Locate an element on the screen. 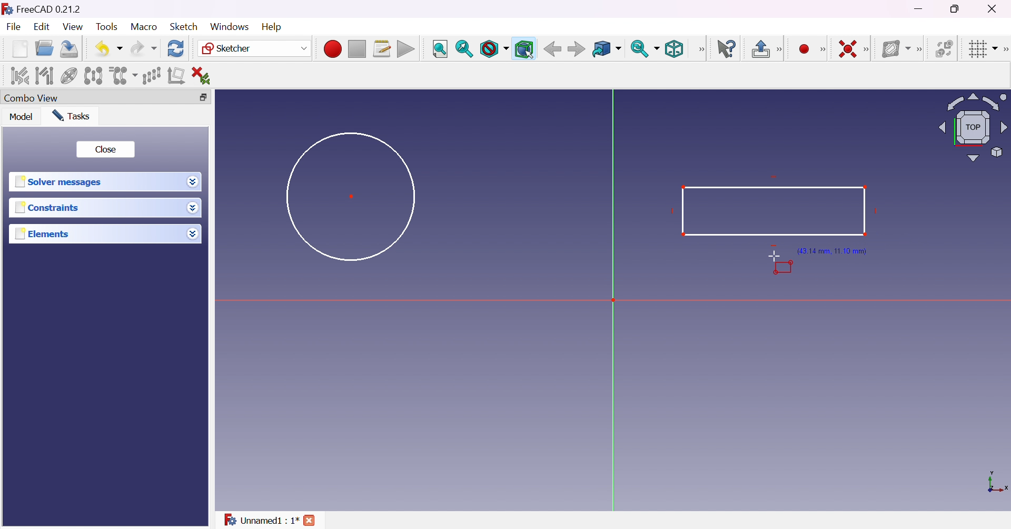 This screenshot has width=1011, height=529. Save is located at coordinates (67, 48).